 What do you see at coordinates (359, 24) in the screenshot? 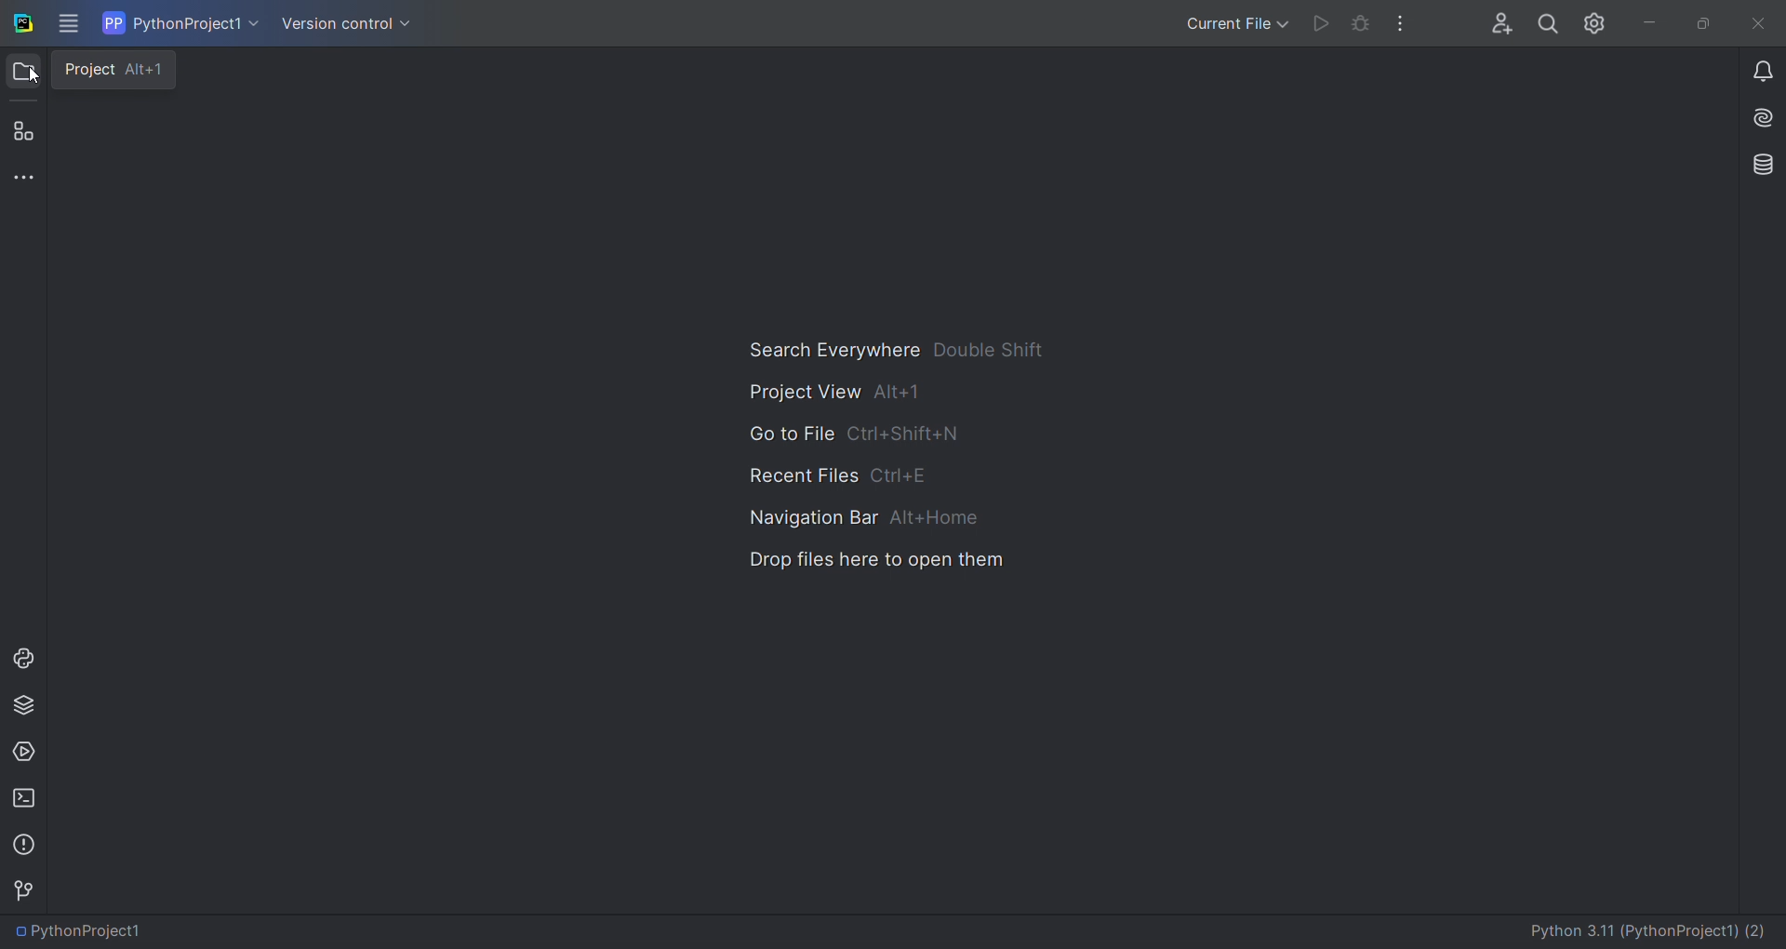
I see `version control` at bounding box center [359, 24].